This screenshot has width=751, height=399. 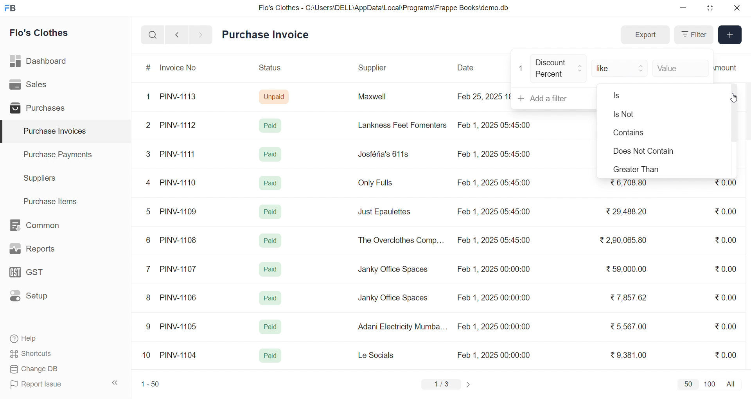 I want to click on Setup, so click(x=41, y=298).